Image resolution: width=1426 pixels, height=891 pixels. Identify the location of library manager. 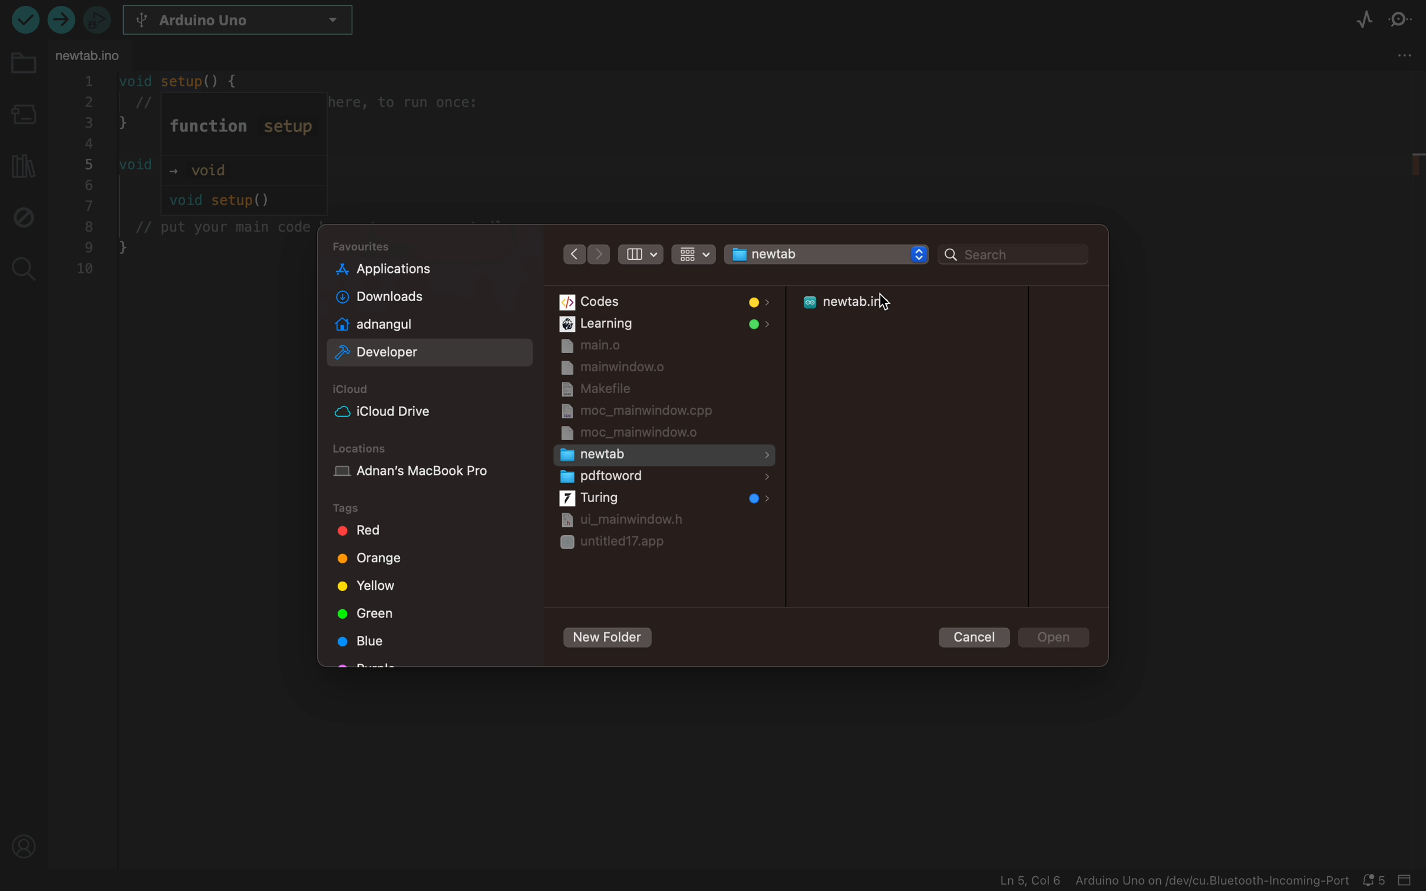
(21, 163).